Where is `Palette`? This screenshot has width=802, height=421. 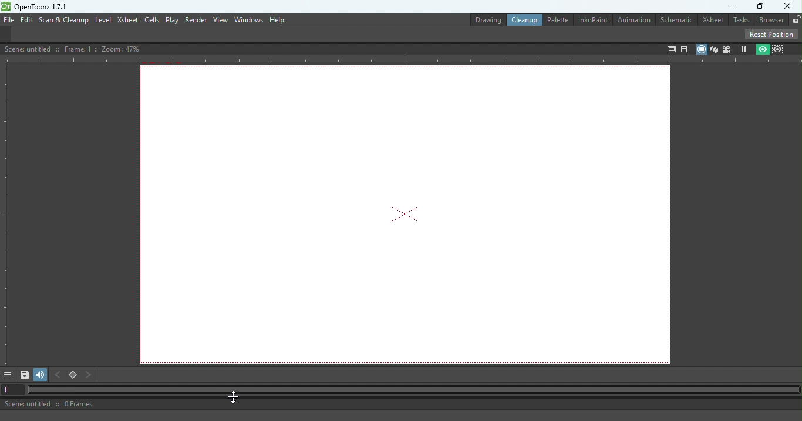 Palette is located at coordinates (557, 19).